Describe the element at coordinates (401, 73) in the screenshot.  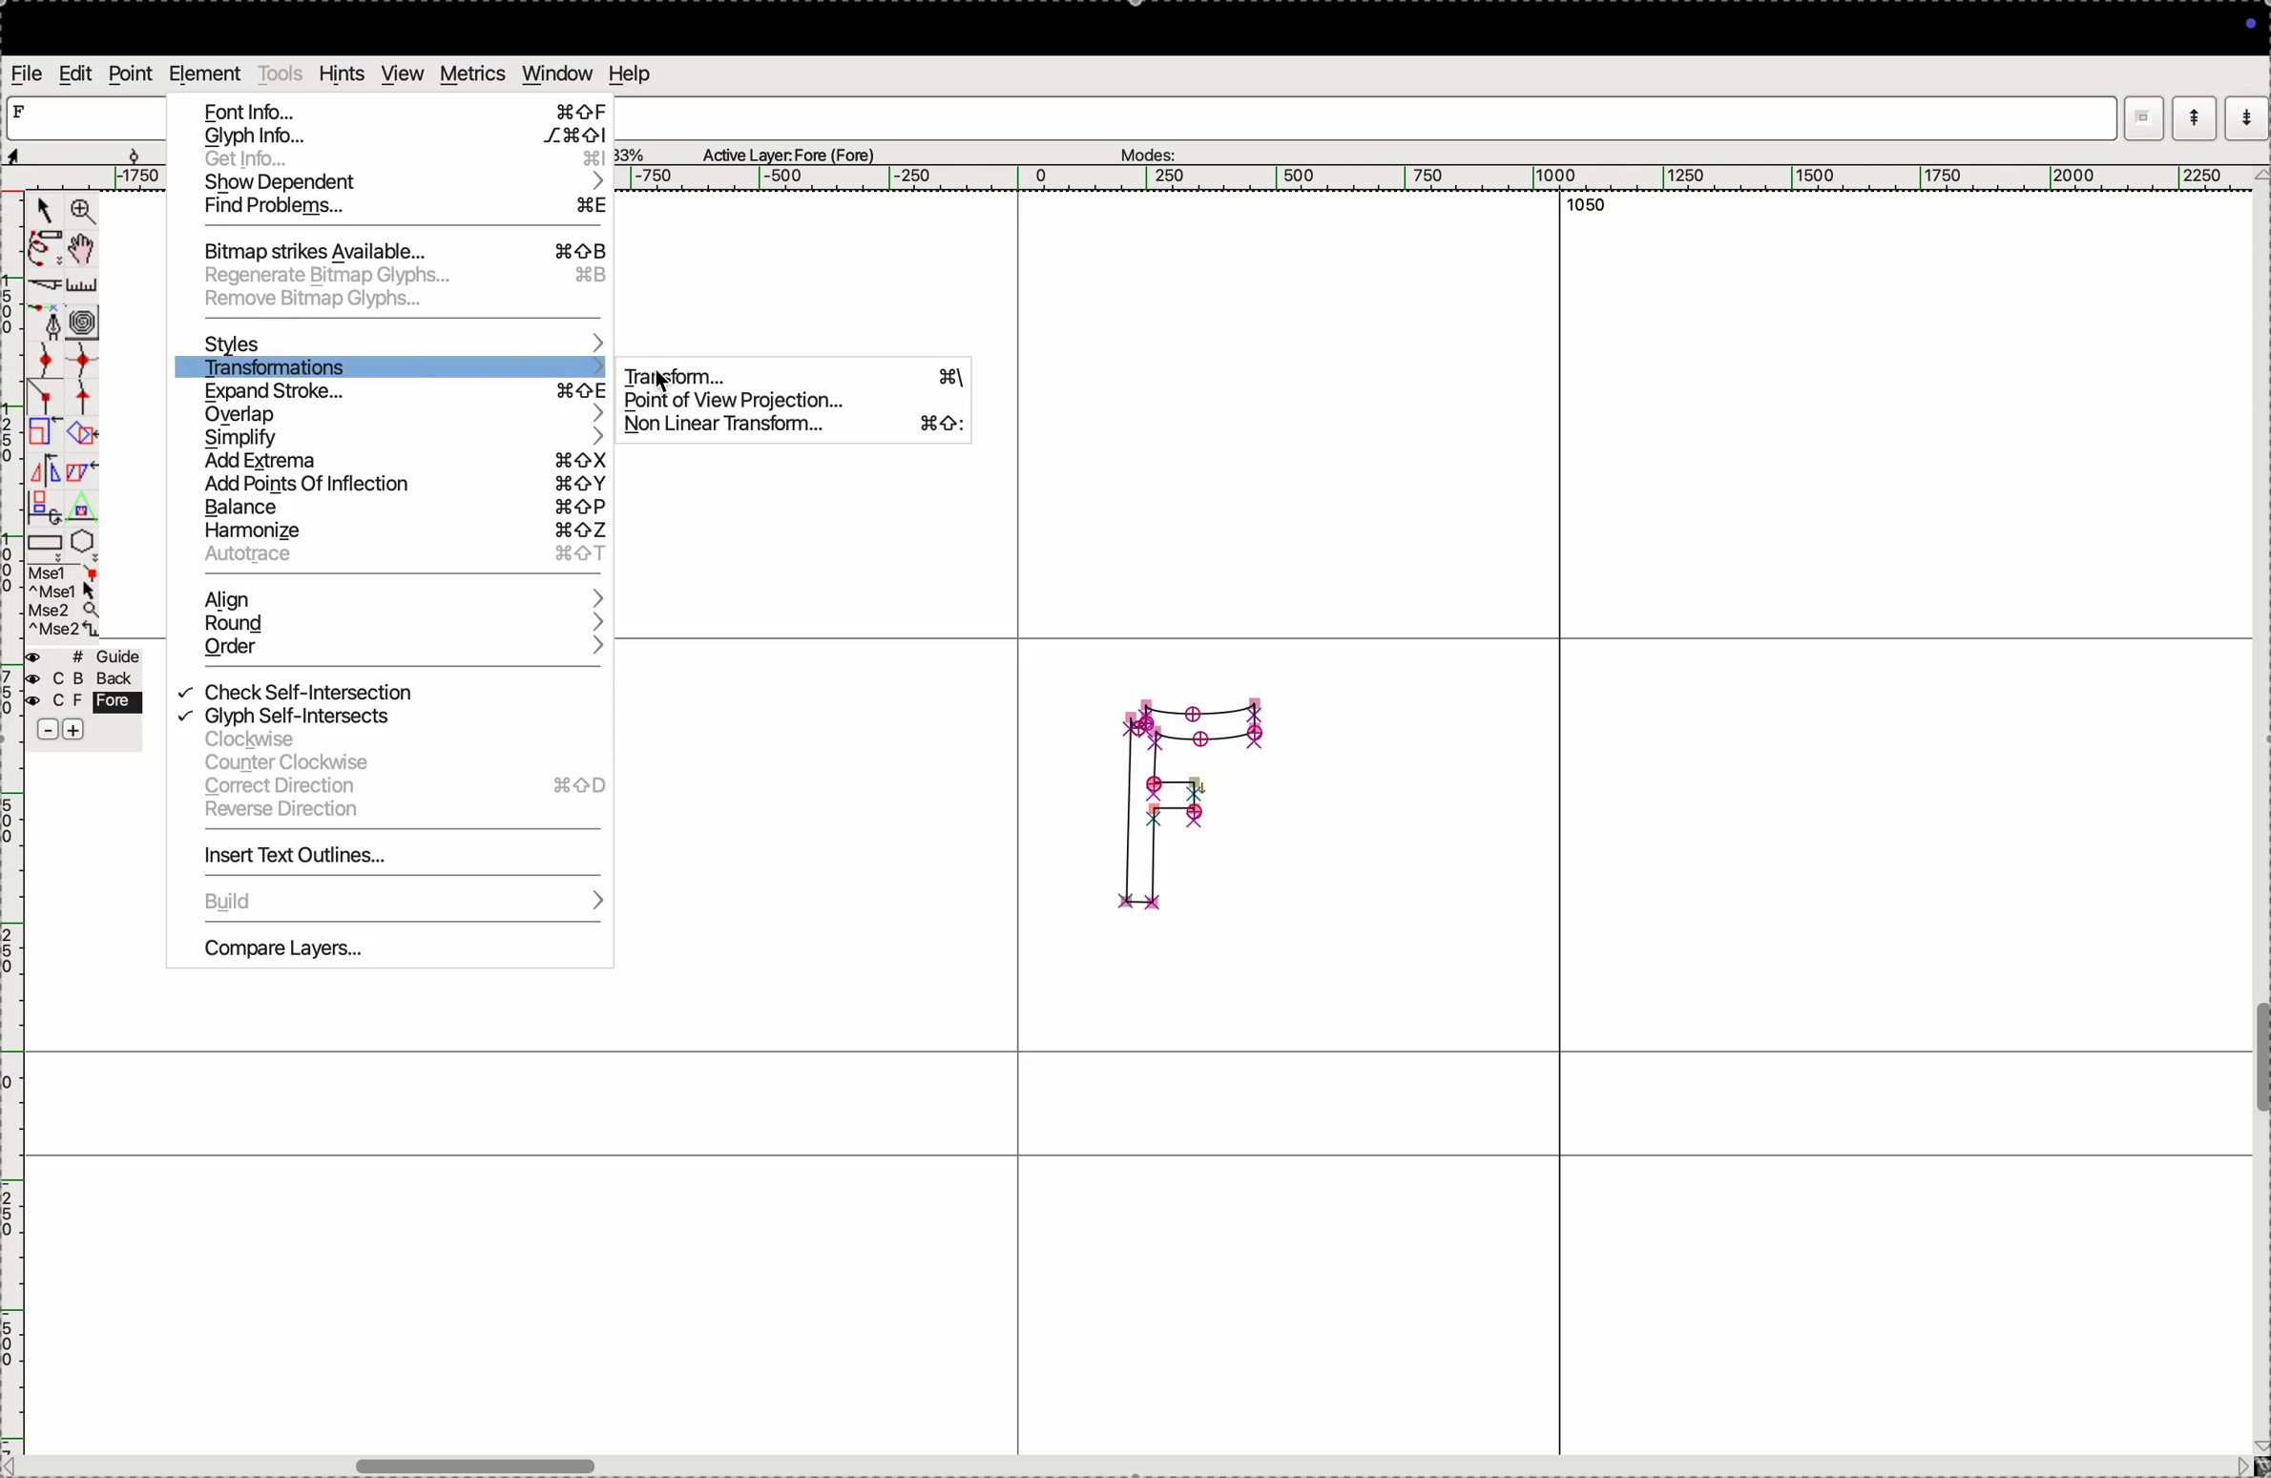
I see `view` at that location.